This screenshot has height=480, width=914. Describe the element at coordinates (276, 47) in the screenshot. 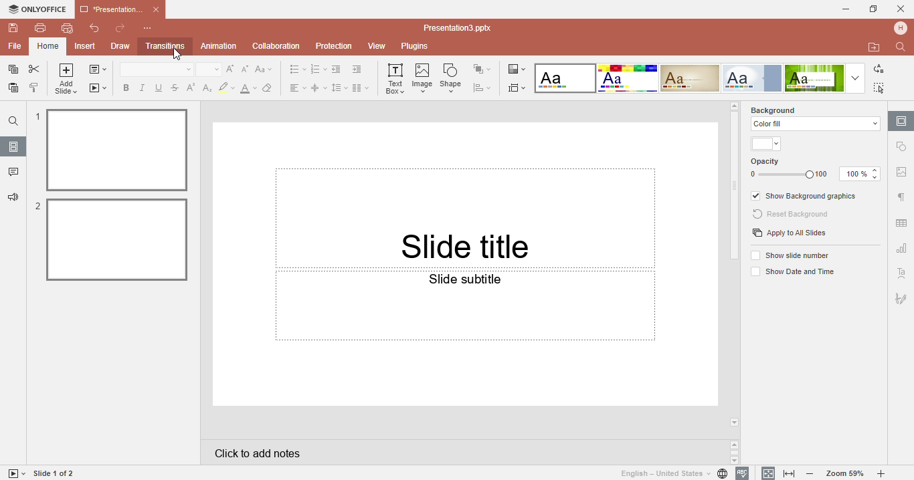

I see `Collabration` at that location.